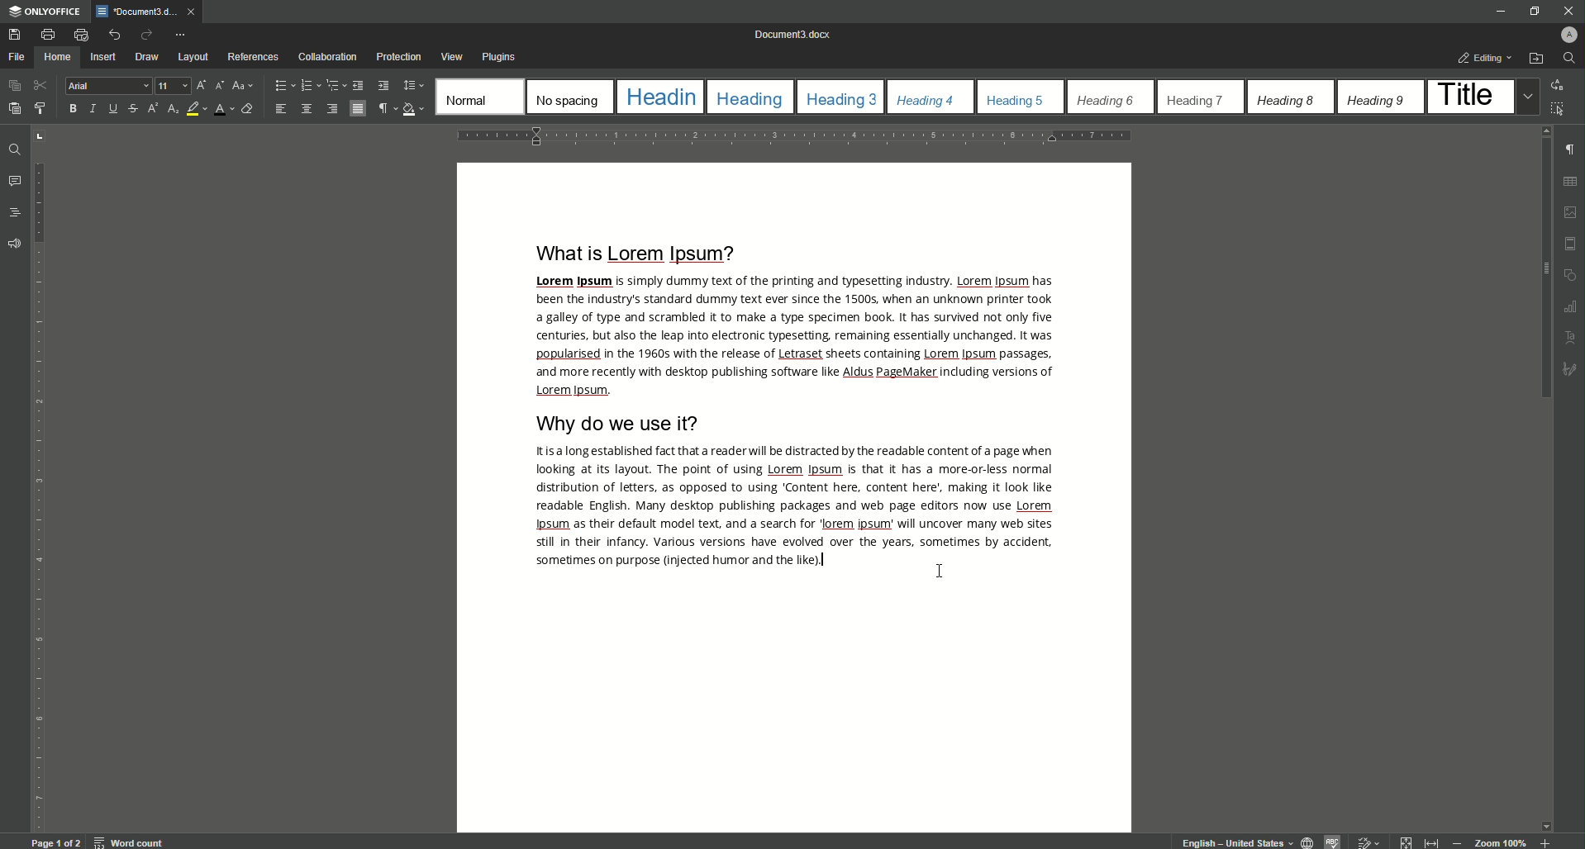 This screenshot has width=1585, height=849. Describe the element at coordinates (252, 58) in the screenshot. I see `References` at that location.